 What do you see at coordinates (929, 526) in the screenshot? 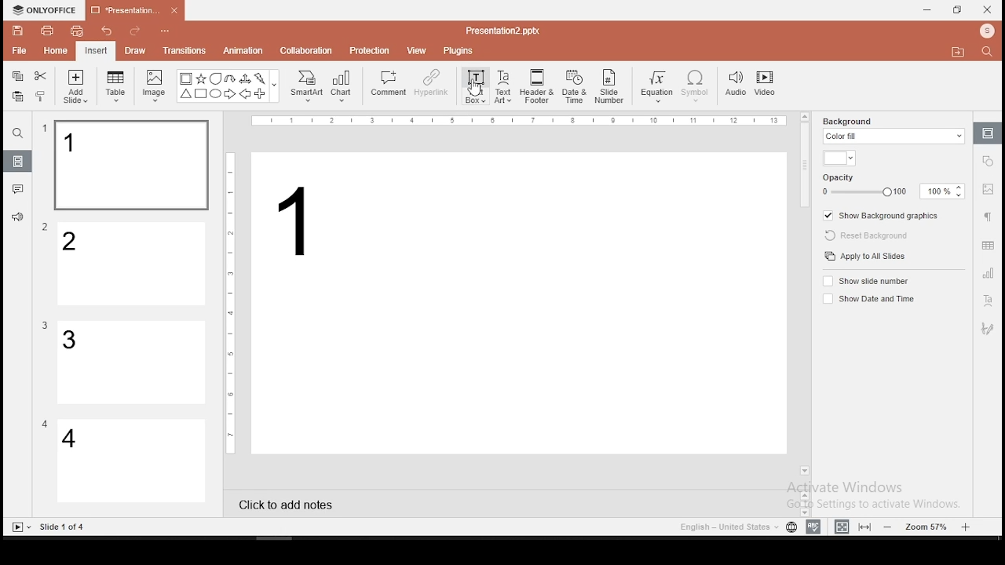
I see `zoom level` at bounding box center [929, 526].